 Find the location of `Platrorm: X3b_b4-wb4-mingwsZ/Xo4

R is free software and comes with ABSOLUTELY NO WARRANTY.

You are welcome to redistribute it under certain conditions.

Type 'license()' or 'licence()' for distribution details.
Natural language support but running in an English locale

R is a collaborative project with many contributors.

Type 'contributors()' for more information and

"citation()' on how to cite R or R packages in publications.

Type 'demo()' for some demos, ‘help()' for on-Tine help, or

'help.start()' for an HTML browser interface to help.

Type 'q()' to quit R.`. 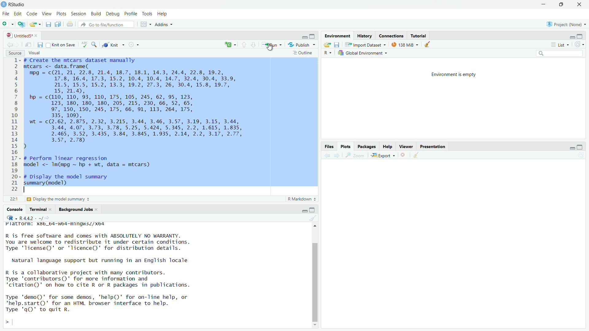

Platrorm: X3b_b4-wb4-mingwsZ/Xo4

R is free software and comes with ABSOLUTELY NO WARRANTY.

You are welcome to redistribute it under certain conditions.

Type 'license()' or 'licence()' for distribution details.
Natural language support but running in an English locale

R is a collaborative project with many contributors.

Type 'contributors()' for more information and

"citation()' on how to cite R or R packages in publications.

Type 'demo()' for some demos, ‘help()' for on-Tine help, or

'help.start()' for an HTML browser interface to help.

Type 'q()' to quit R. is located at coordinates (98, 268).